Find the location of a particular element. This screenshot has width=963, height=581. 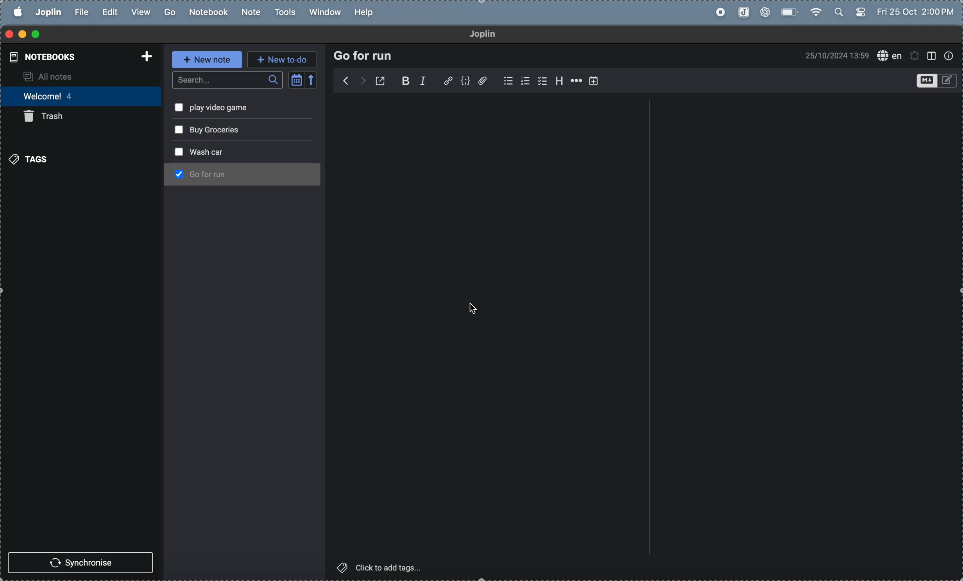

toggle edit is located at coordinates (934, 80).